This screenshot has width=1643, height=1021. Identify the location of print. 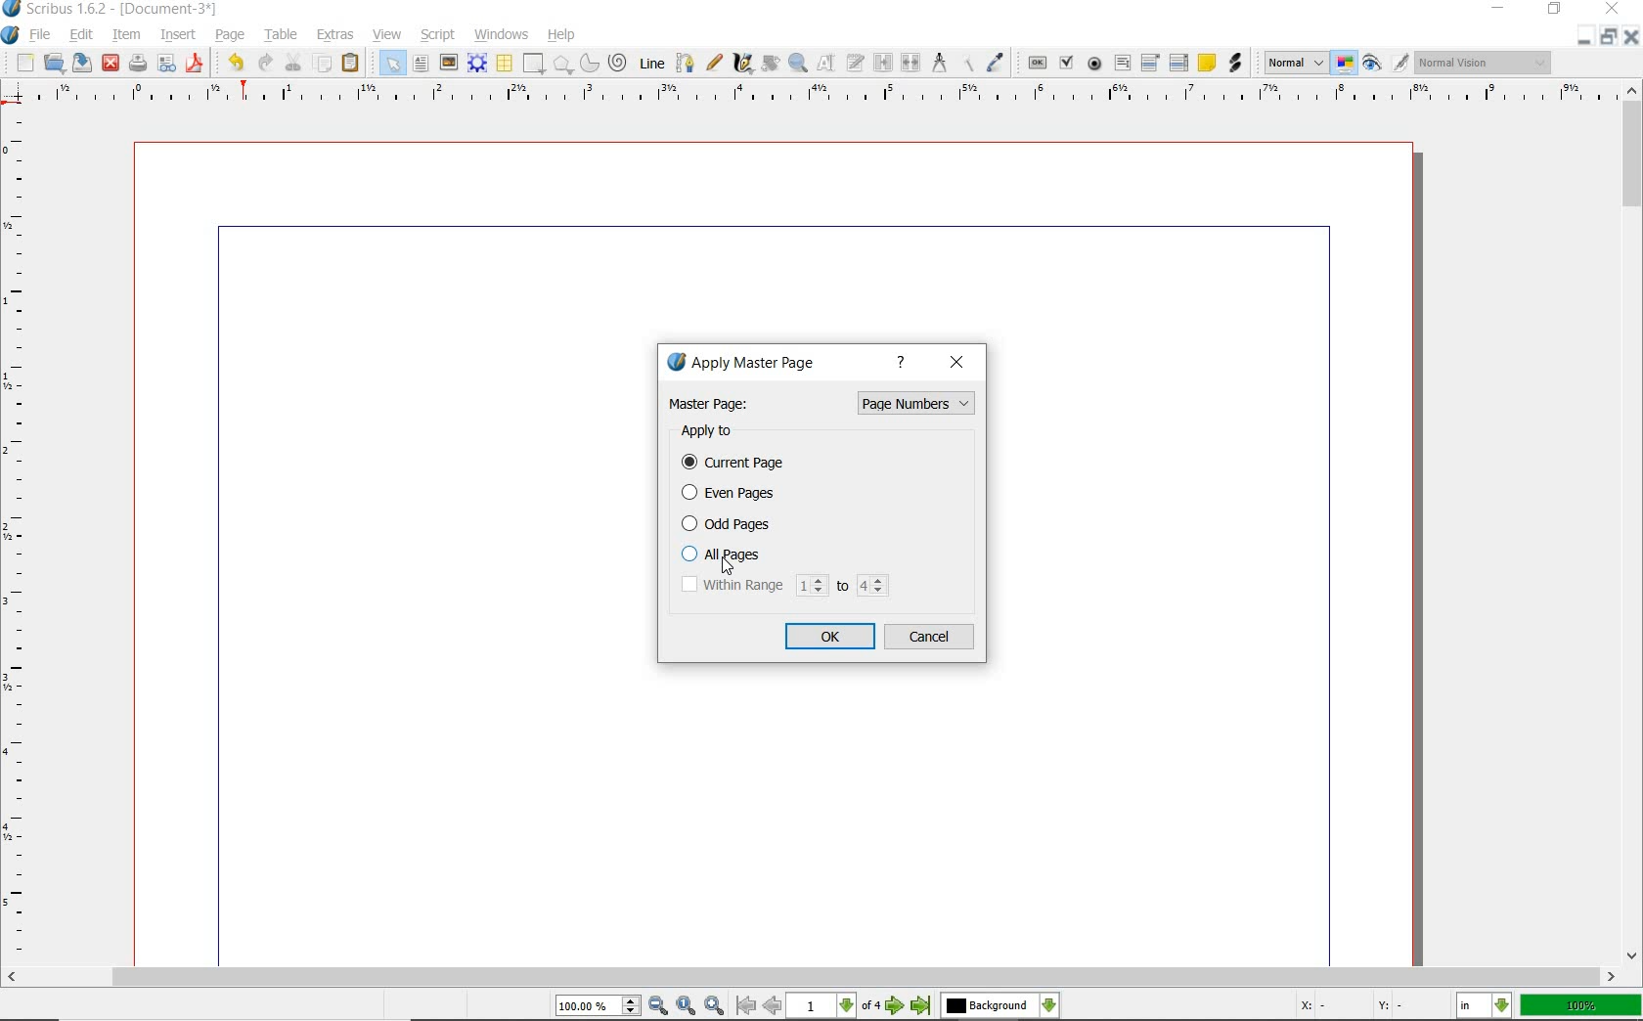
(138, 62).